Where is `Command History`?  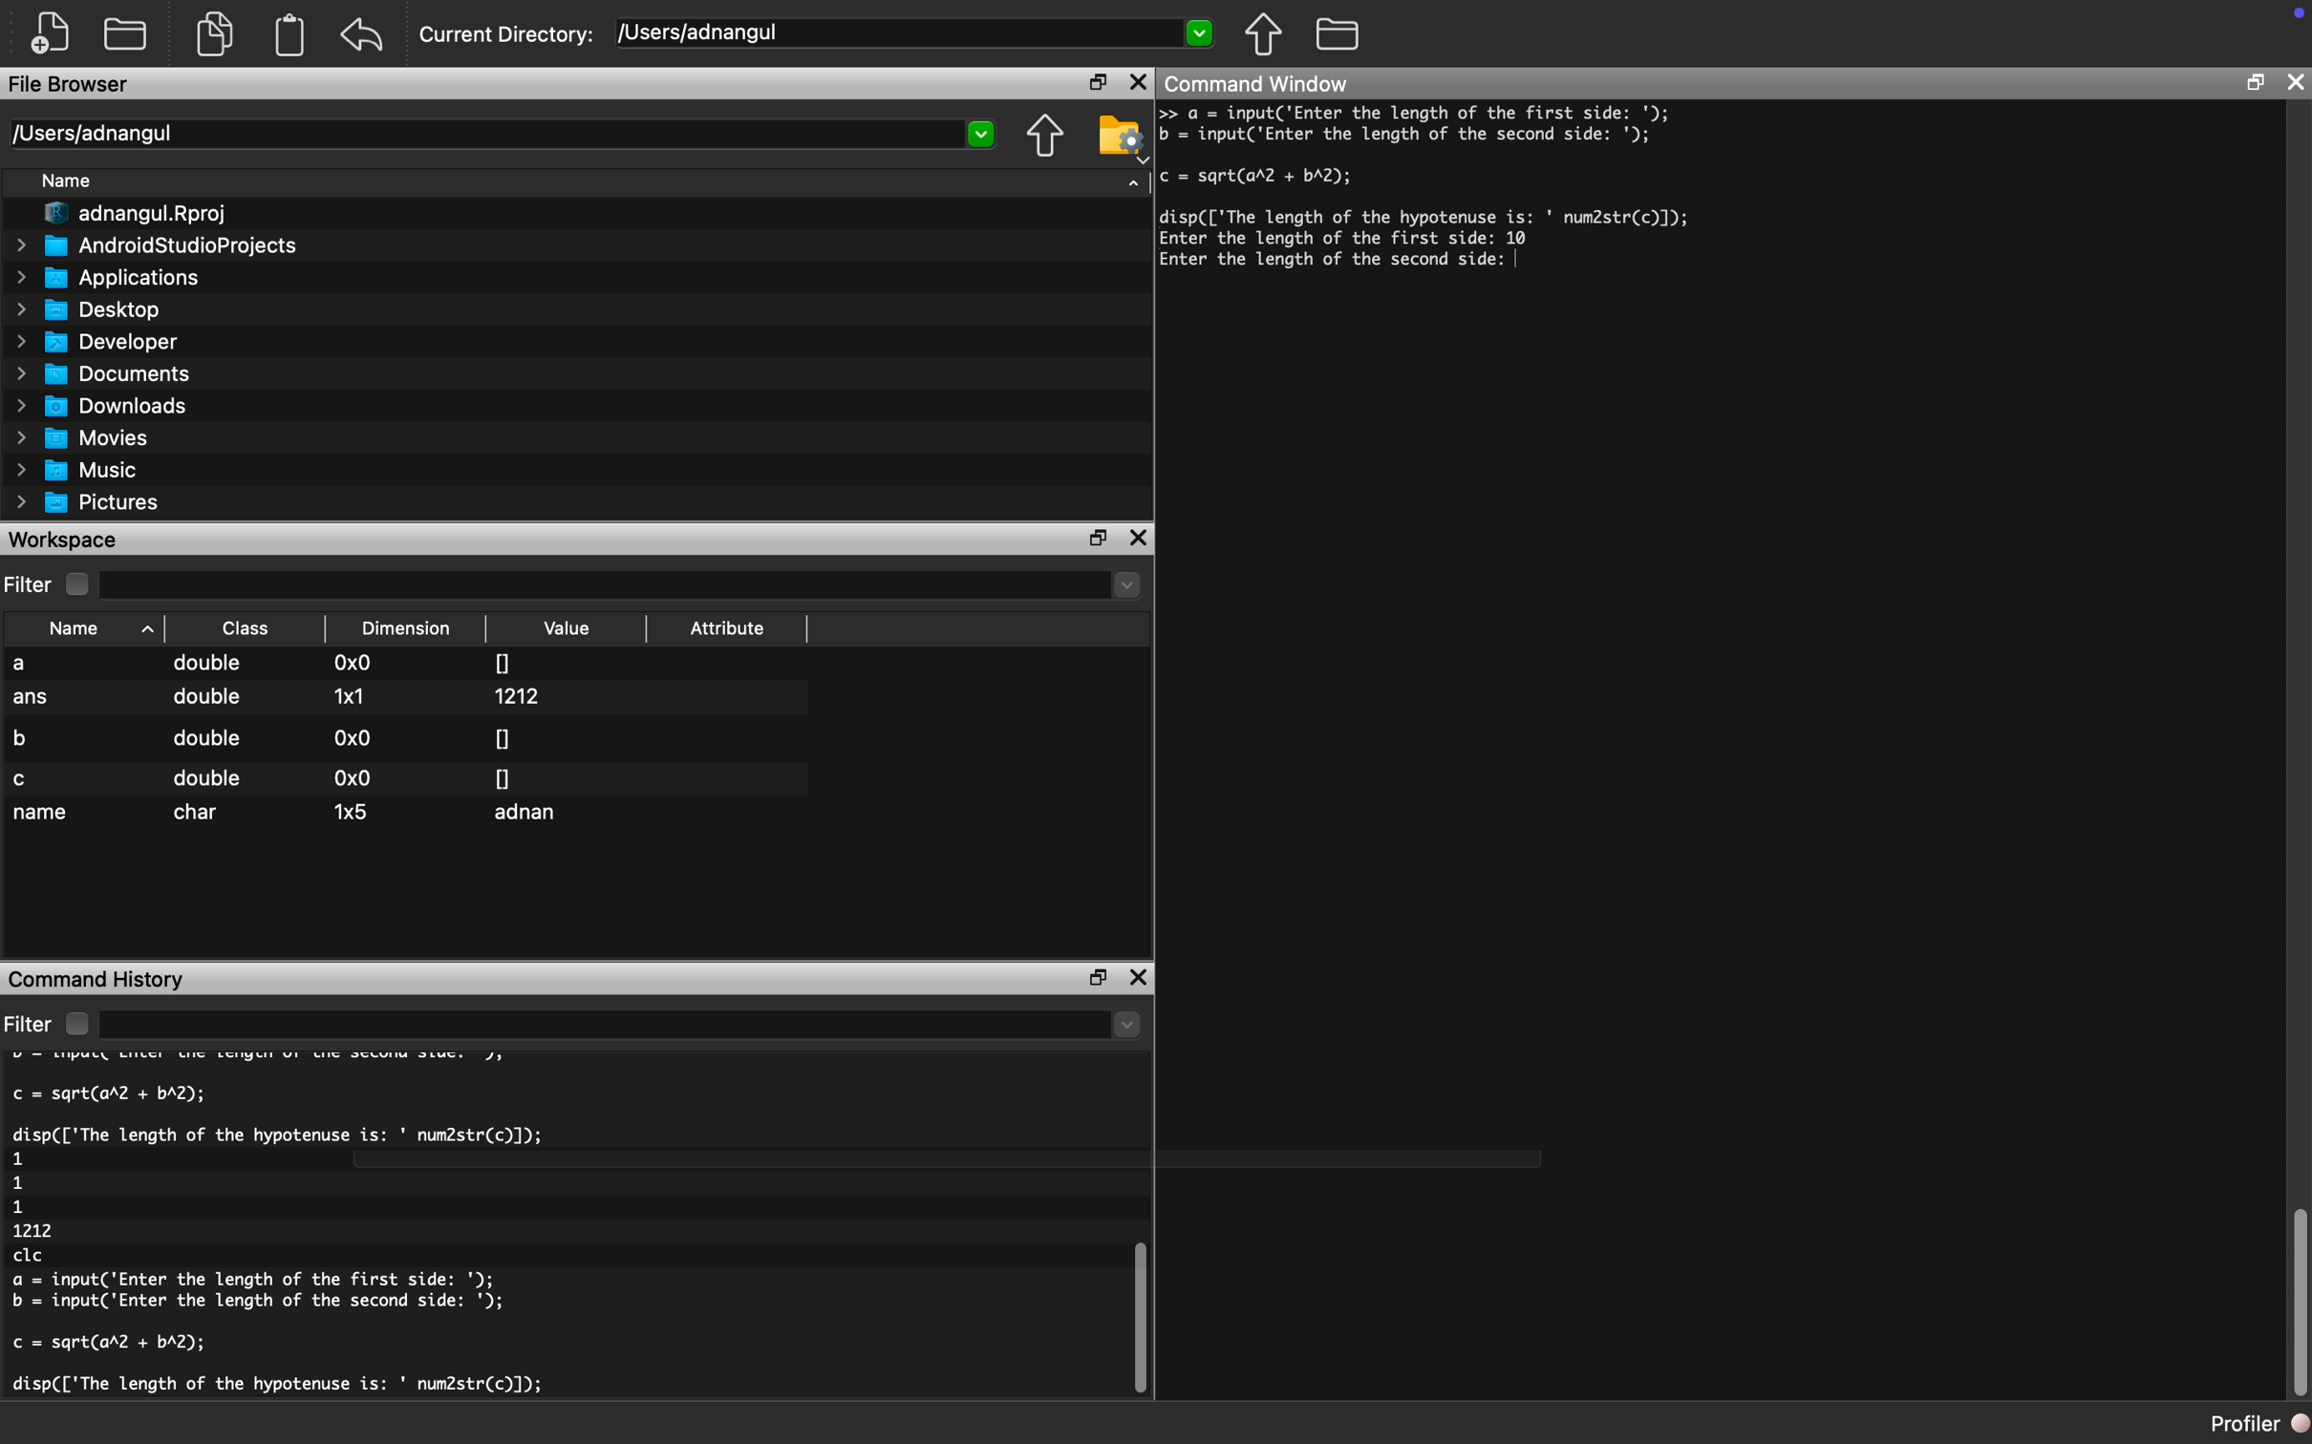
Command History is located at coordinates (99, 977).